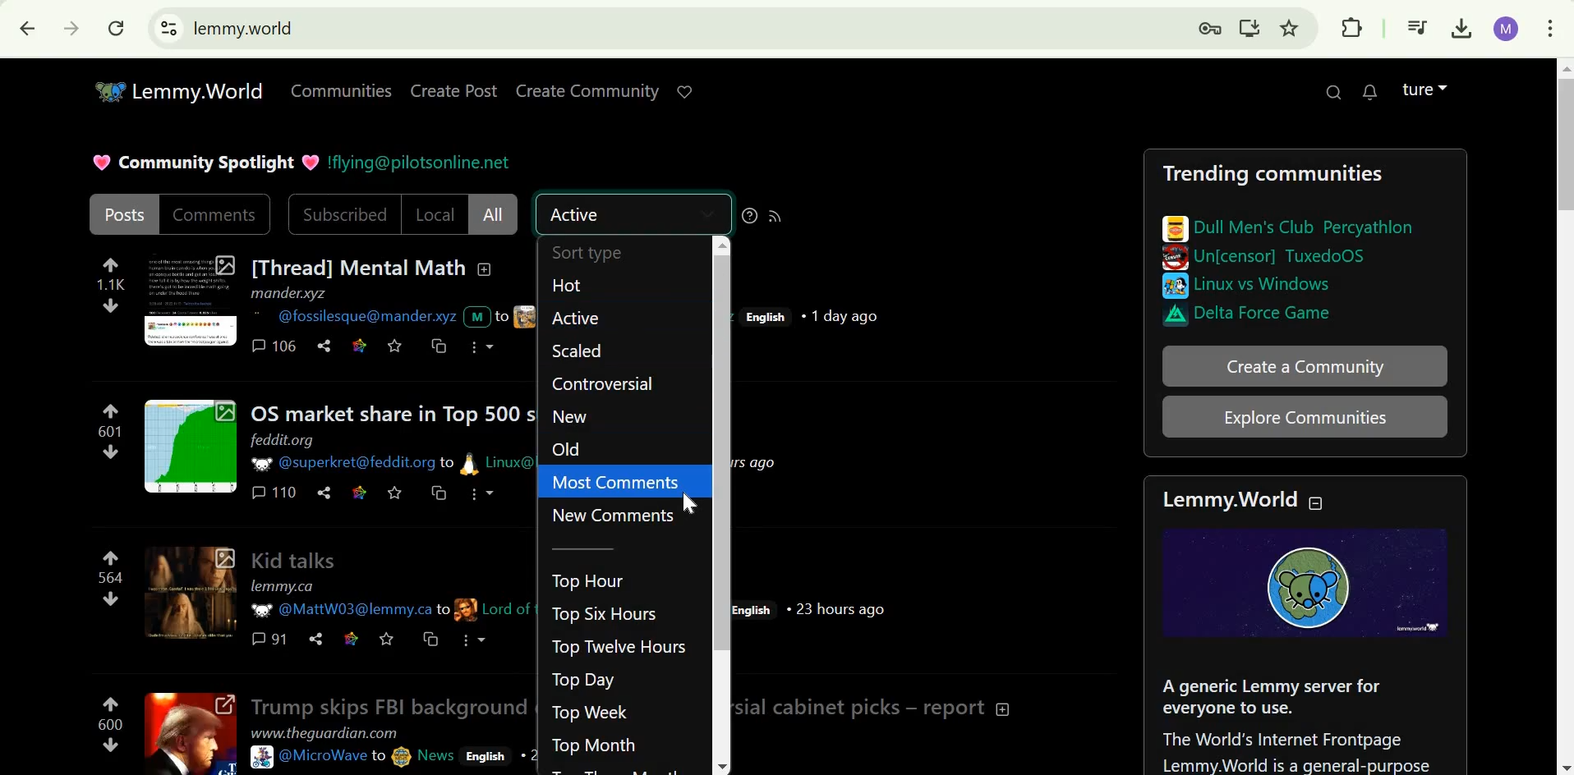 This screenshot has width=1574, height=775. Describe the element at coordinates (1173, 259) in the screenshot. I see `image` at that location.